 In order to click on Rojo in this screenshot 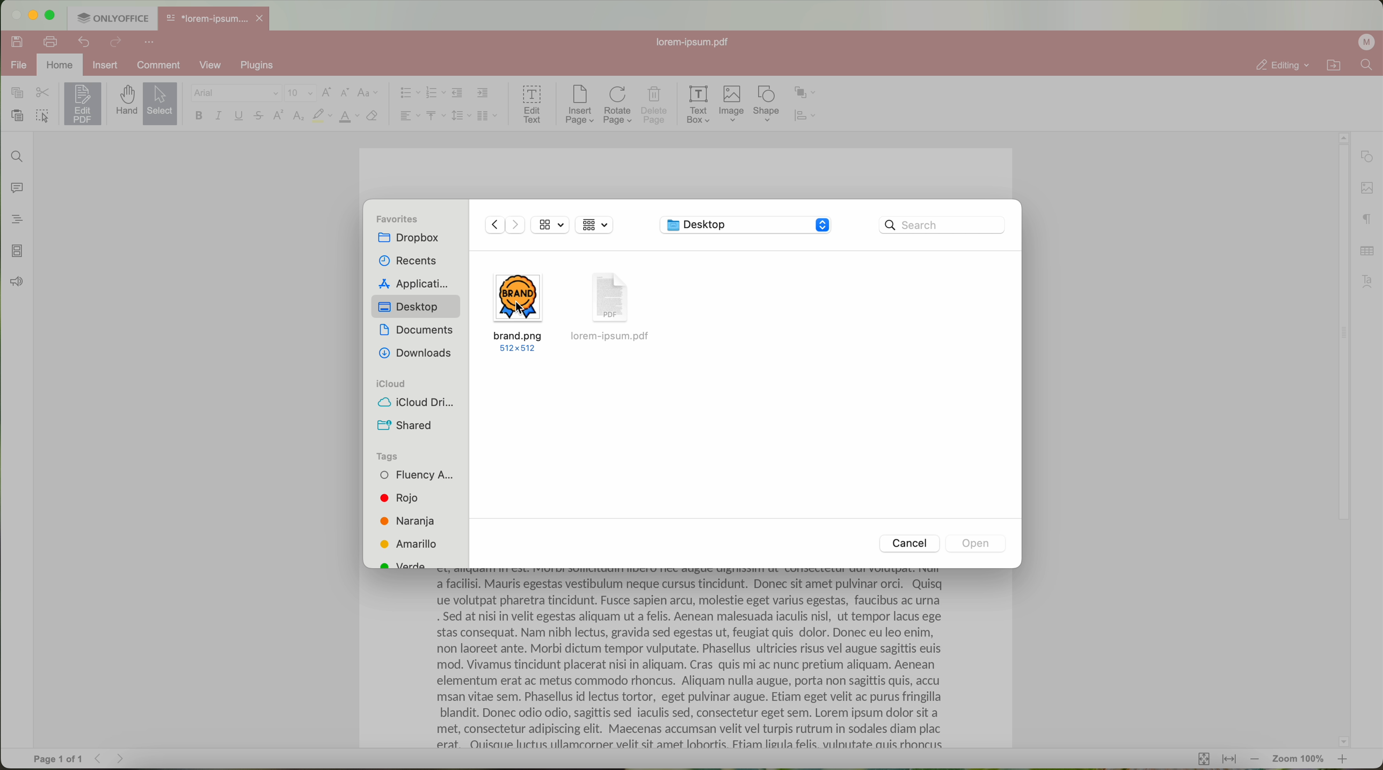, I will do `click(399, 498)`.